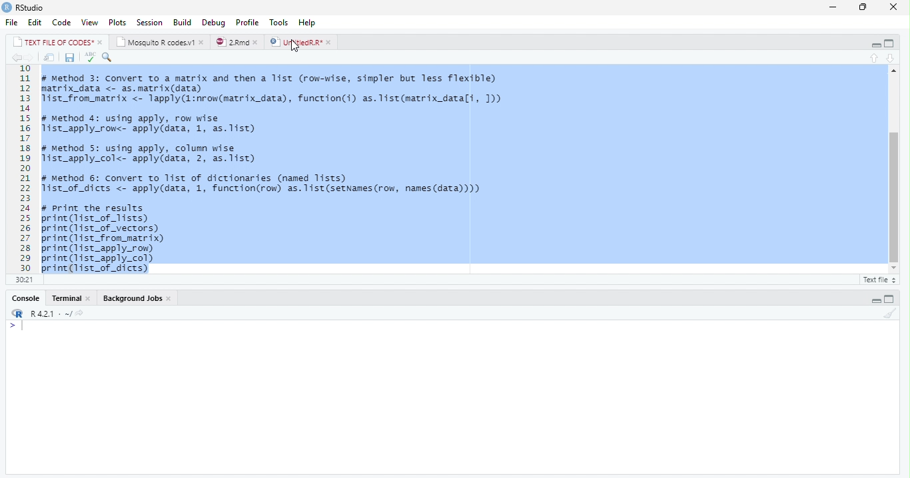 The width and height of the screenshot is (910, 478). I want to click on Build, so click(181, 22).